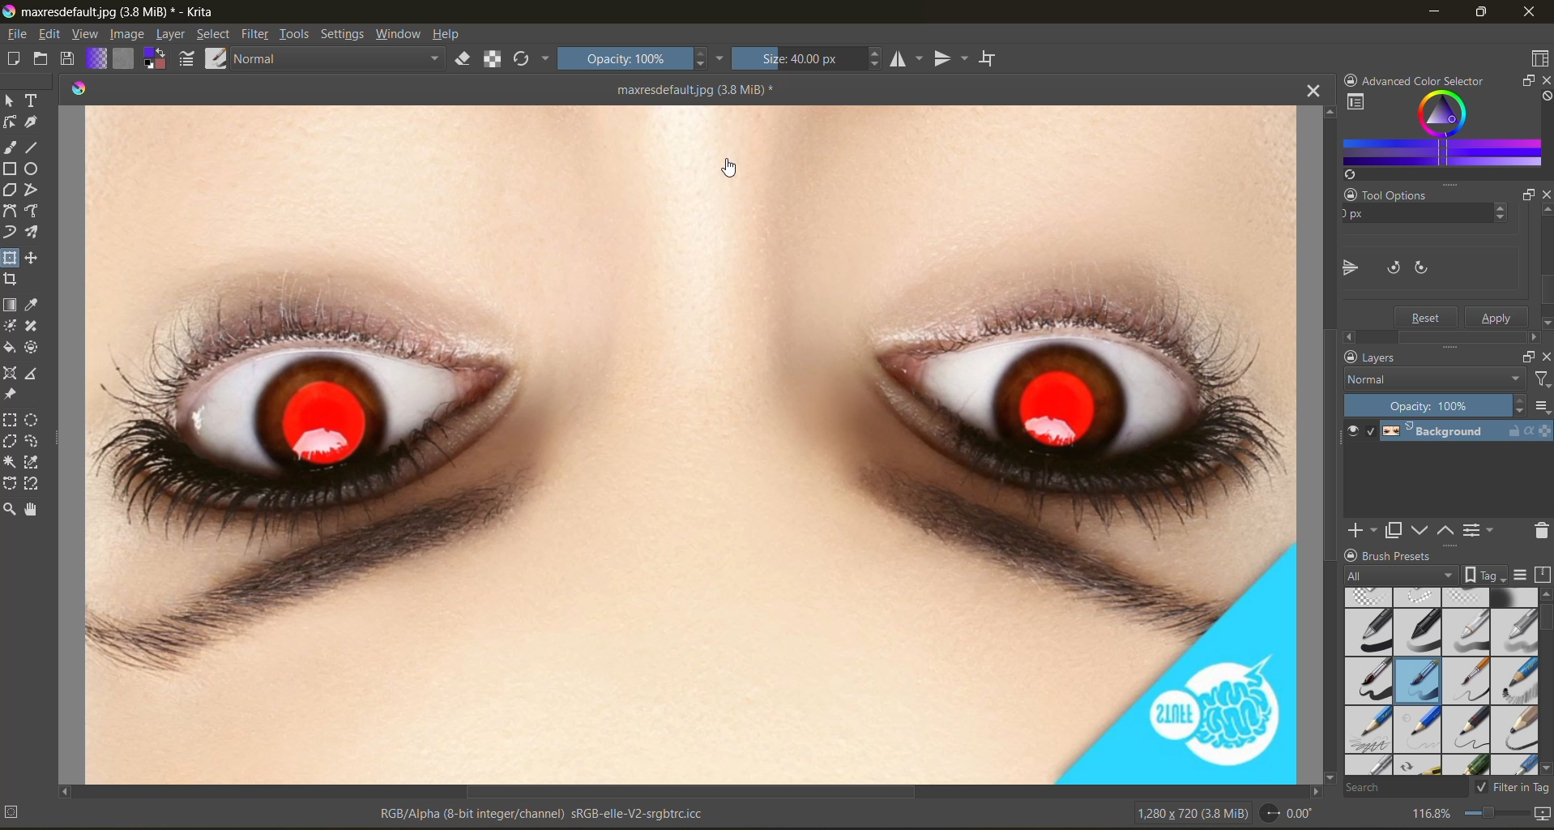 Image resolution: width=1554 pixels, height=830 pixels. What do you see at coordinates (12, 348) in the screenshot?
I see `tool` at bounding box center [12, 348].